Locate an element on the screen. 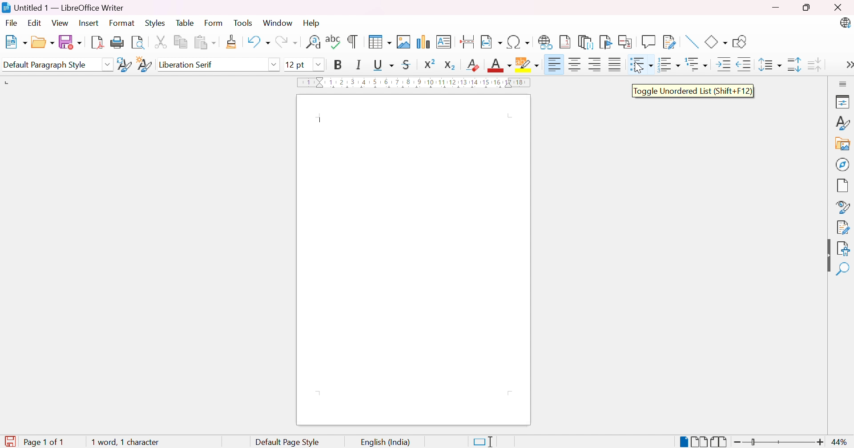 The image size is (854, 448). Table is located at coordinates (185, 22).